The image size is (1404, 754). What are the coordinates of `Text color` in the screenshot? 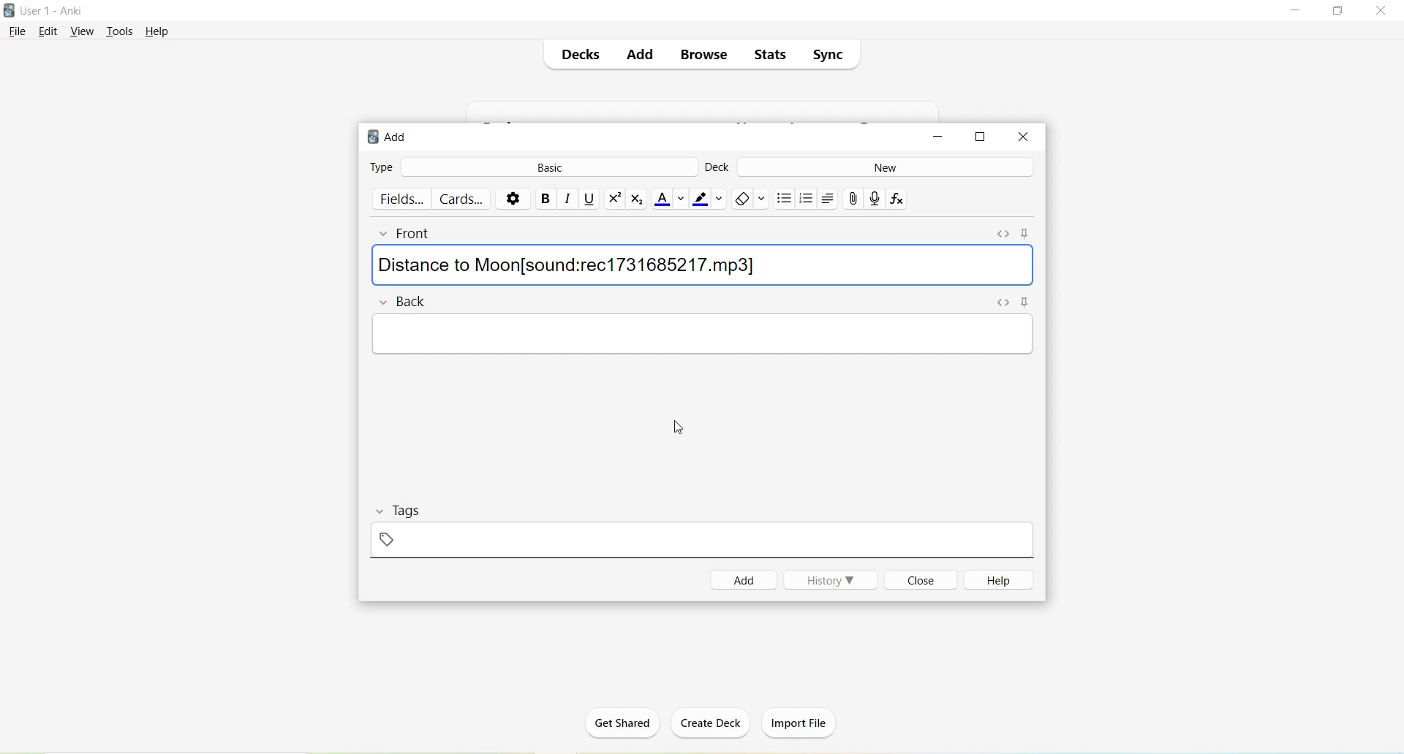 It's located at (670, 199).